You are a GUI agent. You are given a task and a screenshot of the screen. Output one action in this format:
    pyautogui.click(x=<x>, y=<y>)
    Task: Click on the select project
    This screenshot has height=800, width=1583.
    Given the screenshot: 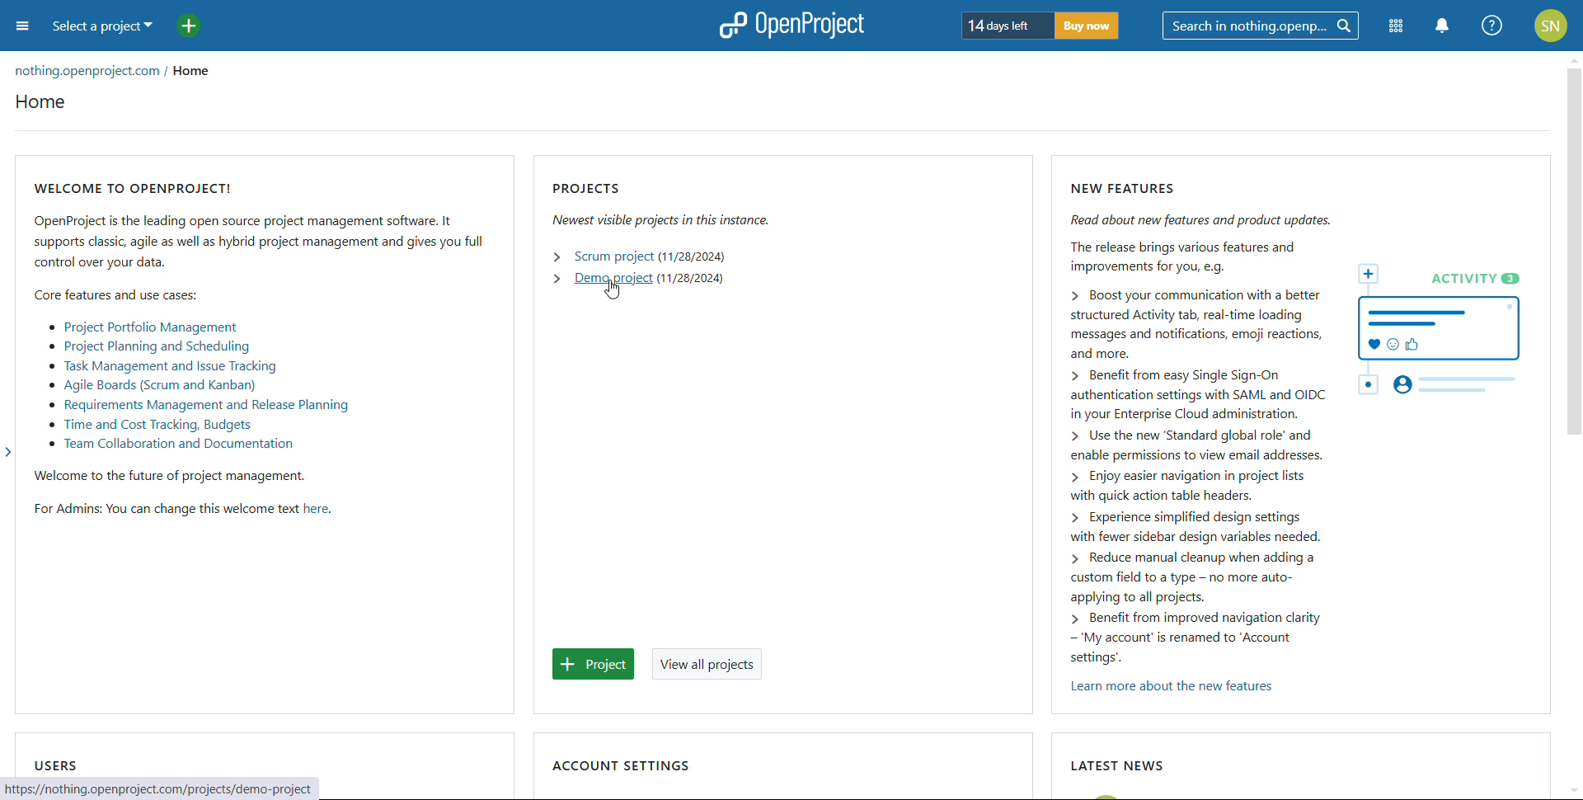 What is the action you would take?
    pyautogui.click(x=103, y=27)
    